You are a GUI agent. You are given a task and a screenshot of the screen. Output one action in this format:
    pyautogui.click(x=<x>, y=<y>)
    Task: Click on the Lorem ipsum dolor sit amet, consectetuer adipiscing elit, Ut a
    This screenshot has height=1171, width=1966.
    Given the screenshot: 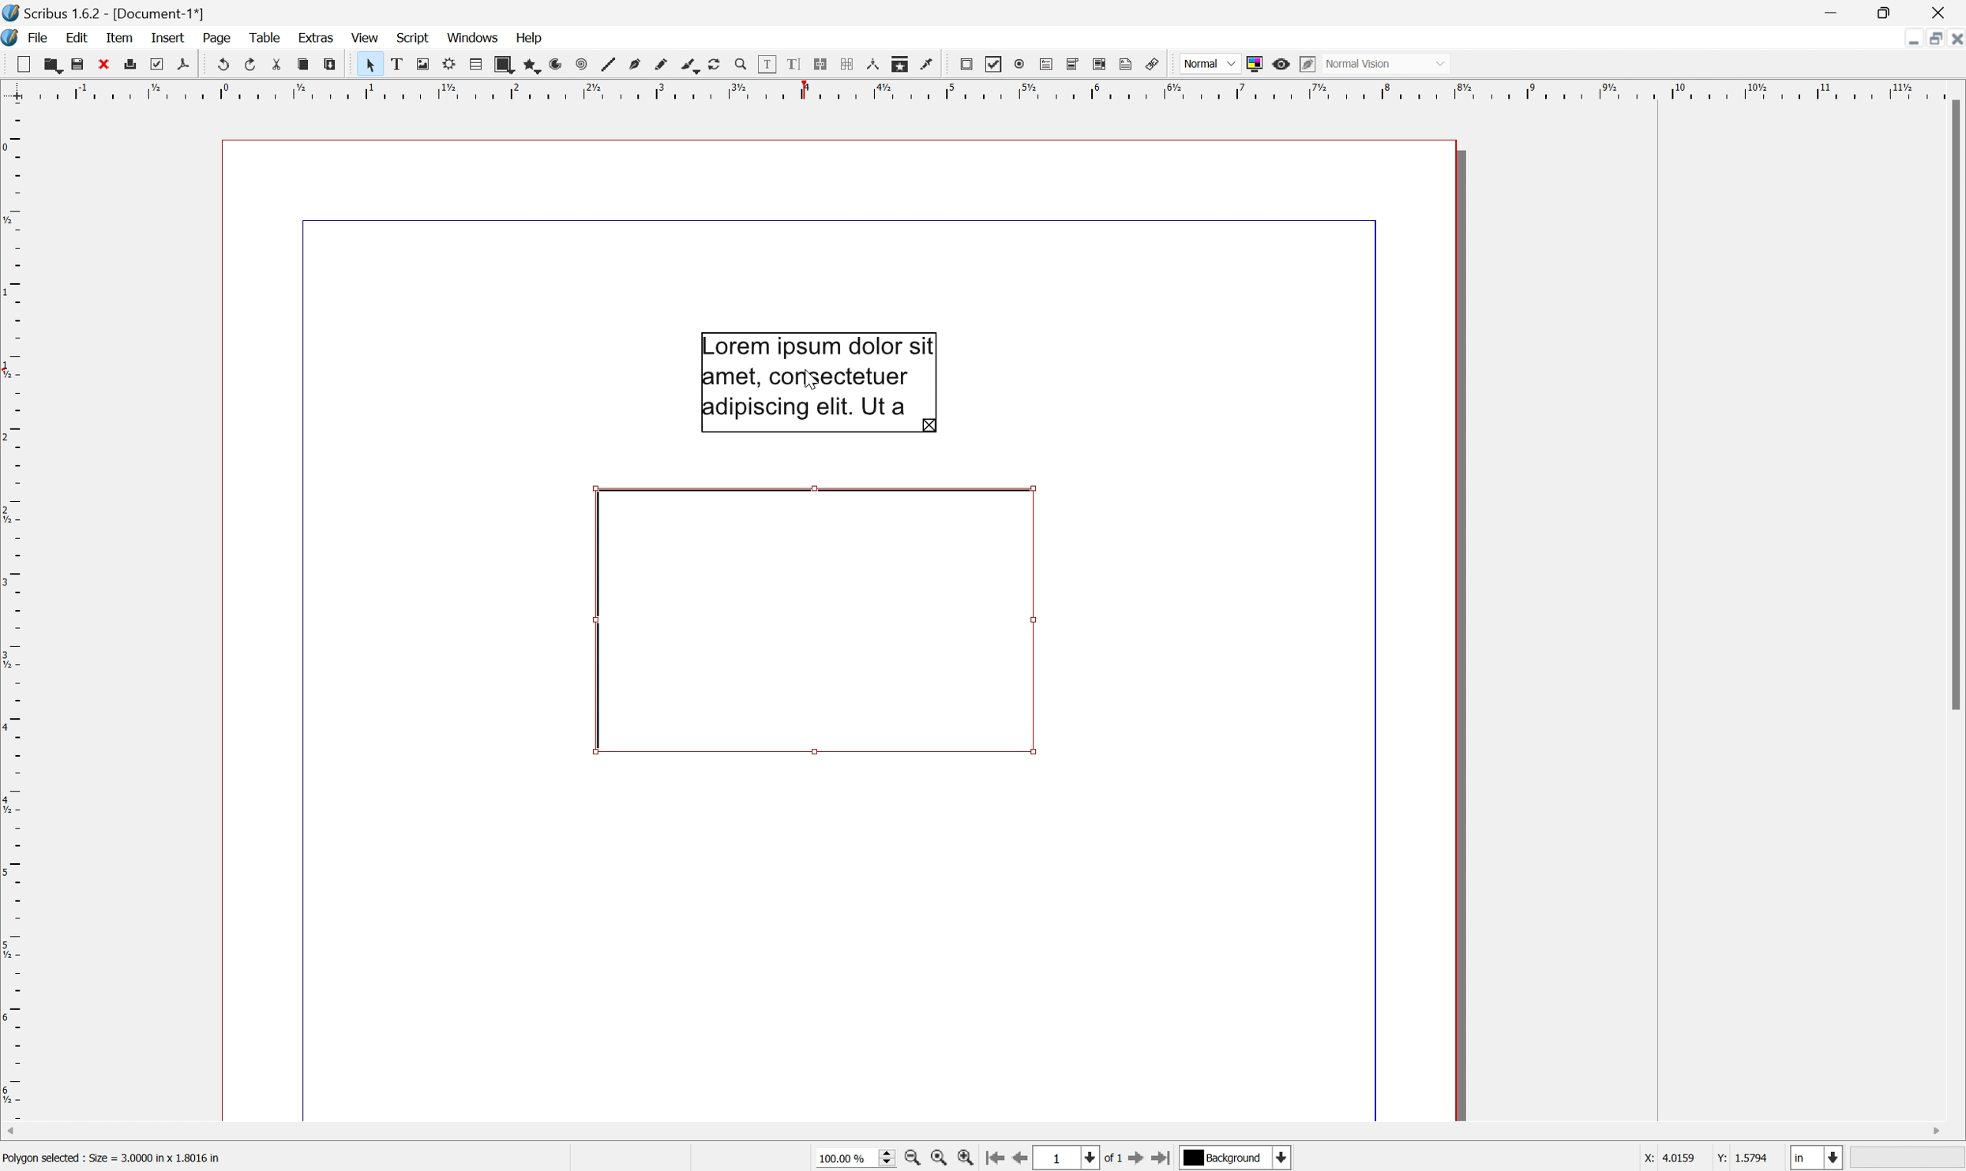 What is the action you would take?
    pyautogui.click(x=820, y=382)
    